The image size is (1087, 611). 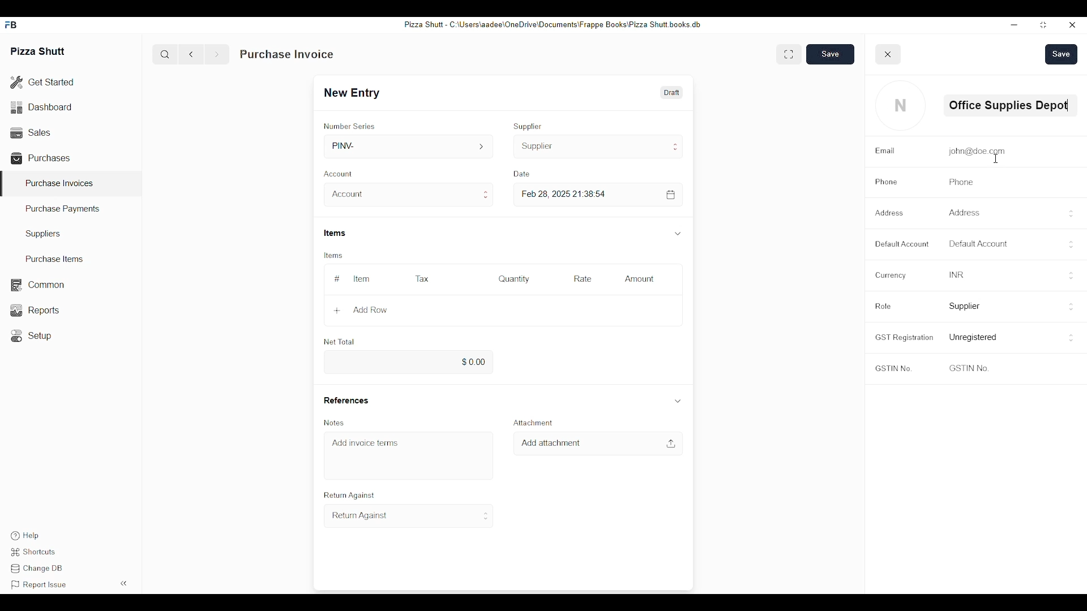 What do you see at coordinates (678, 400) in the screenshot?
I see `down` at bounding box center [678, 400].